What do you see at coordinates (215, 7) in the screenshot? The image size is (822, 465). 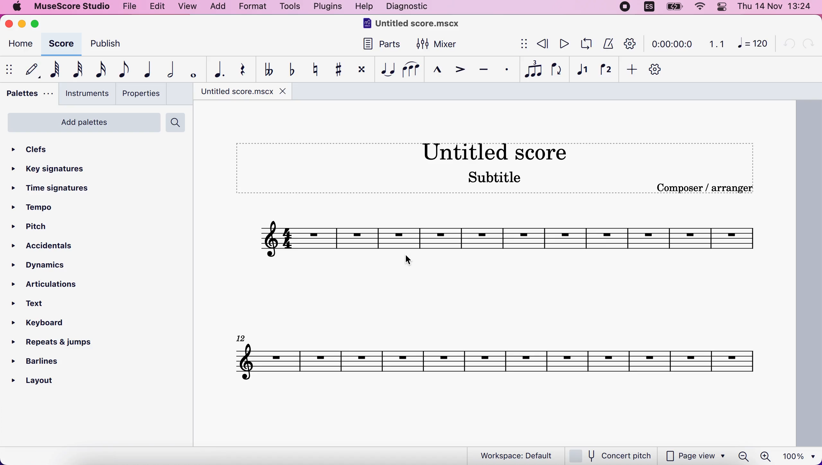 I see `add` at bounding box center [215, 7].